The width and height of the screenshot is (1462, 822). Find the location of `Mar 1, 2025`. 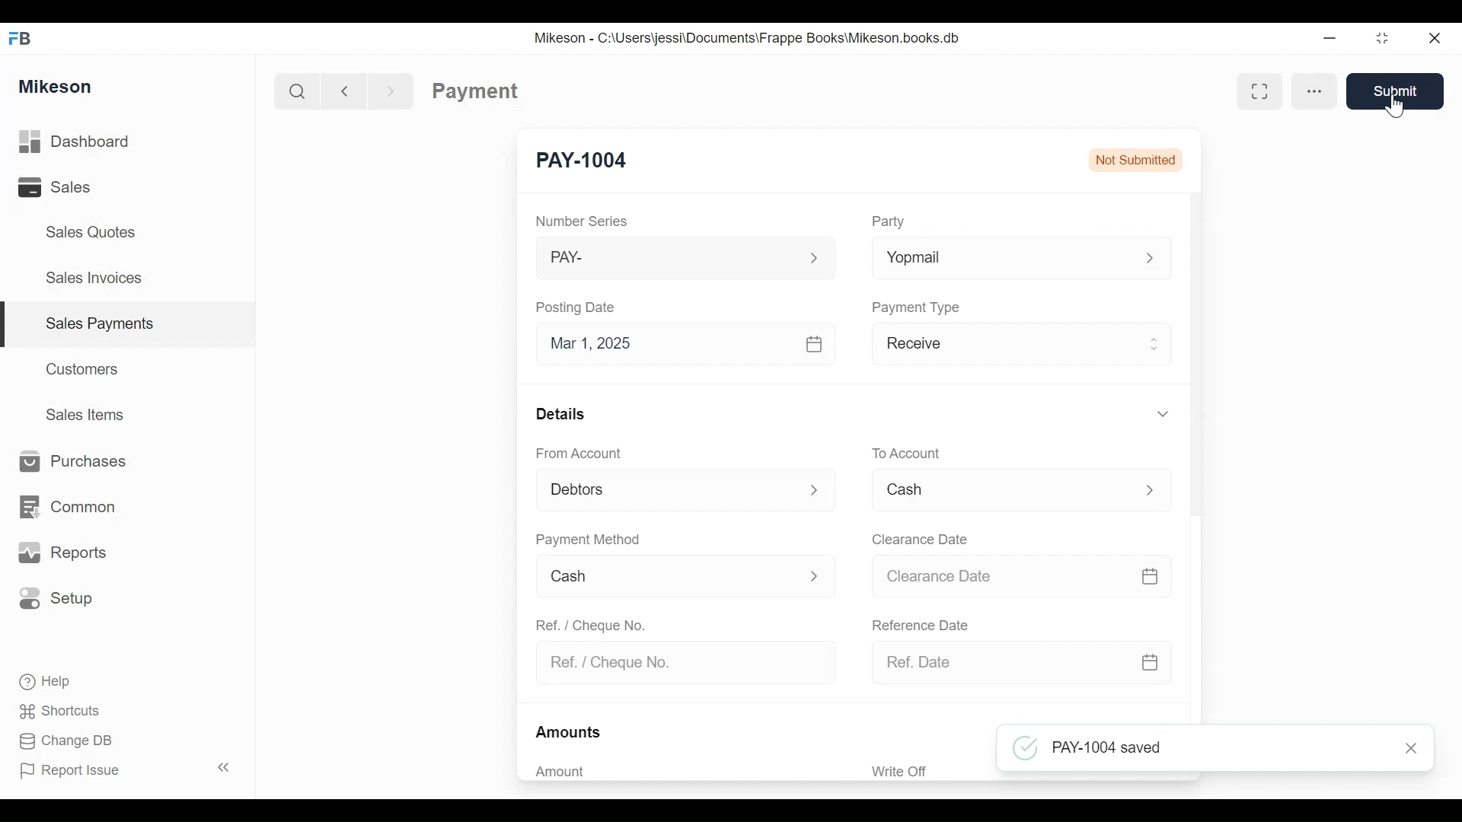

Mar 1, 2025 is located at coordinates (694, 346).